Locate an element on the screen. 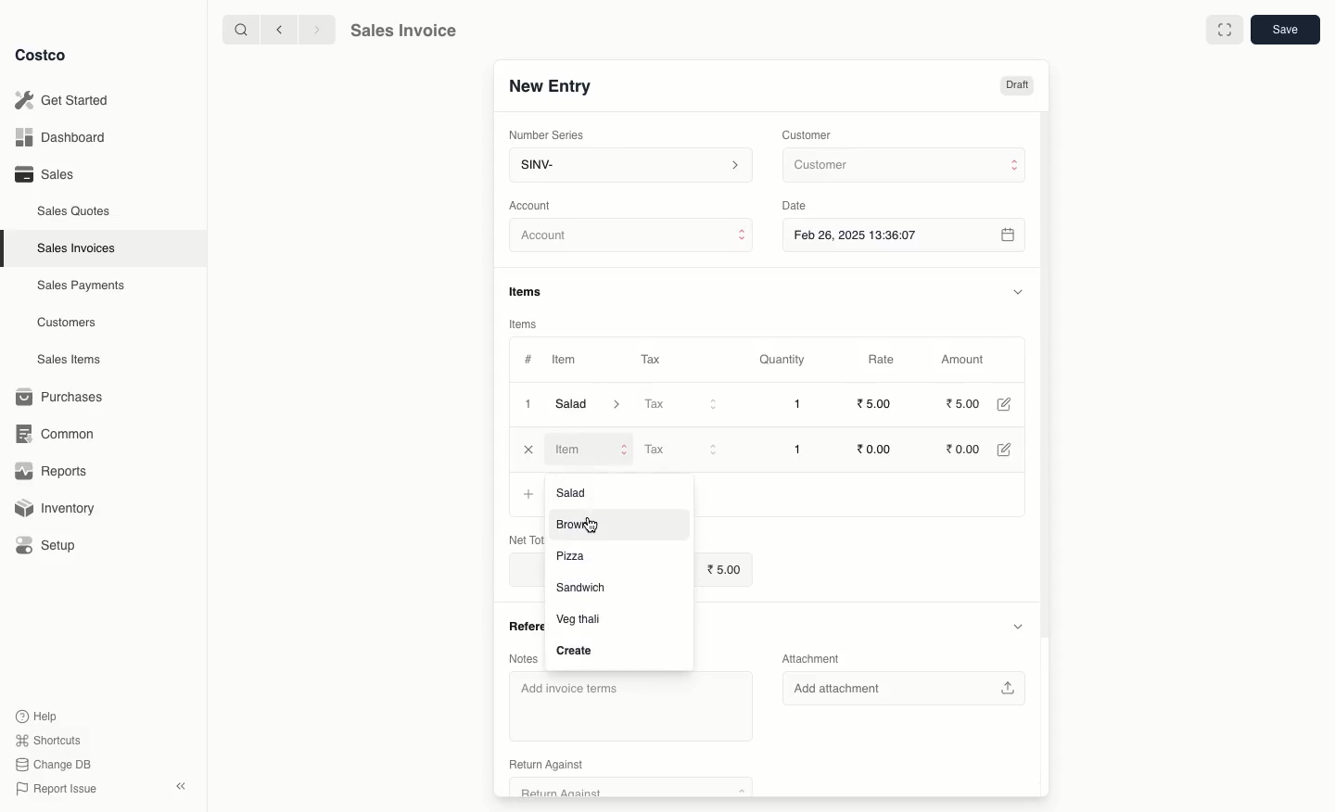 The height and width of the screenshot is (812, 1335). 0.00 is located at coordinates (873, 449).